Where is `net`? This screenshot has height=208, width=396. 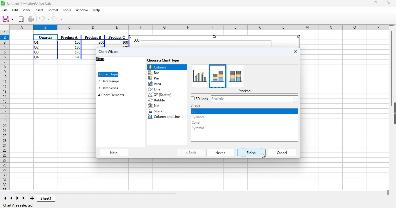 net is located at coordinates (155, 106).